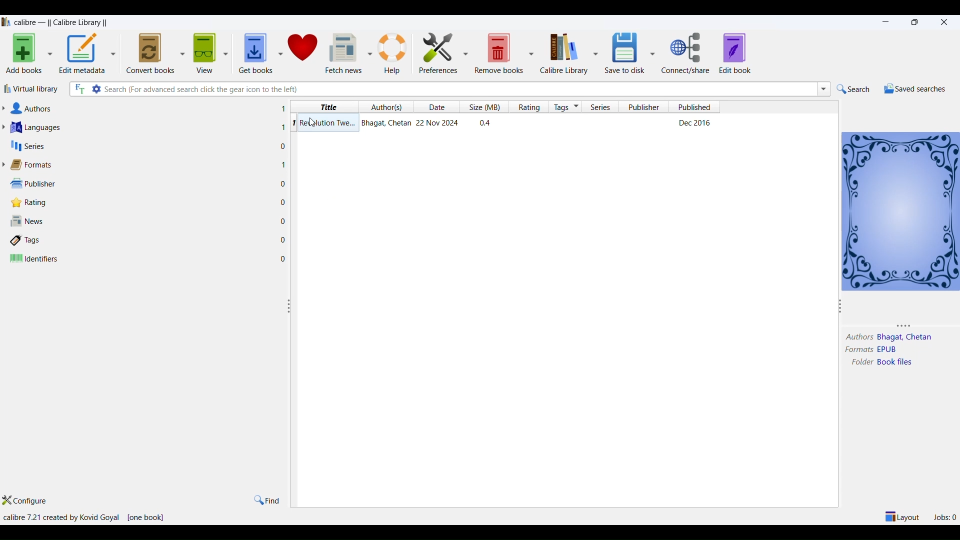 The width and height of the screenshot is (960, 540). What do you see at coordinates (22, 53) in the screenshot?
I see `add books ` at bounding box center [22, 53].